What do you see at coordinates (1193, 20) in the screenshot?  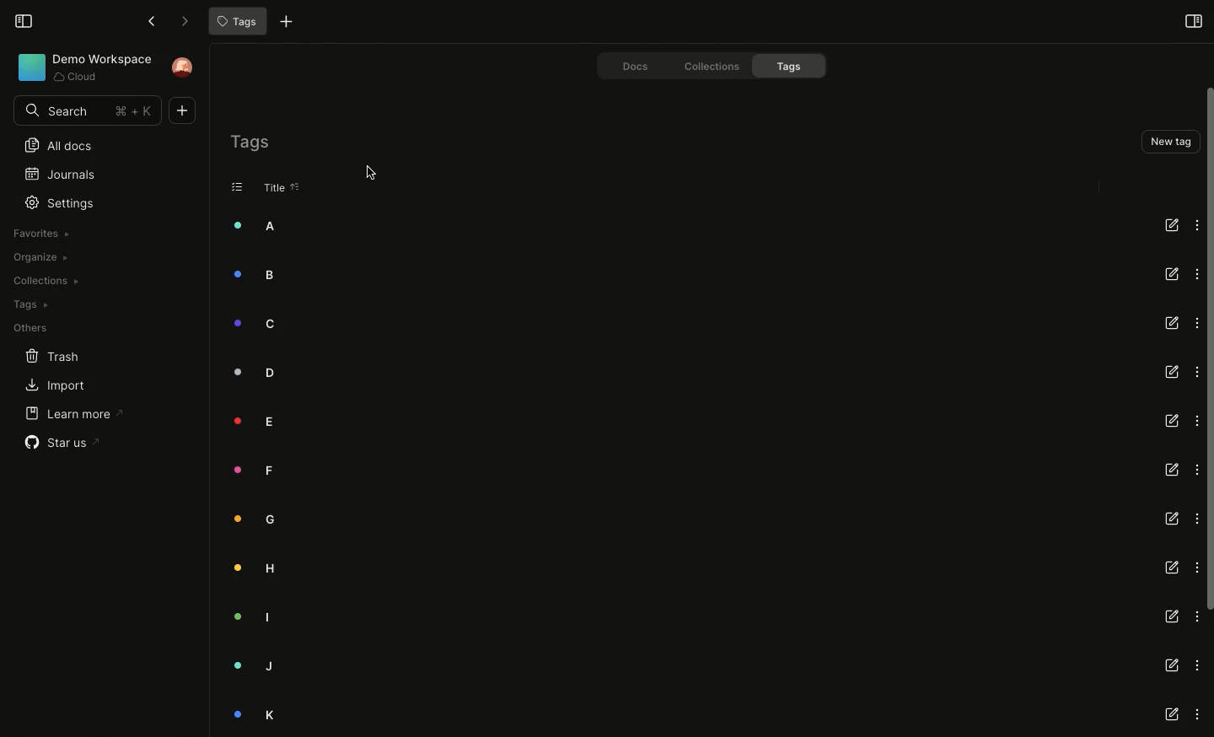 I see `Open right panel` at bounding box center [1193, 20].